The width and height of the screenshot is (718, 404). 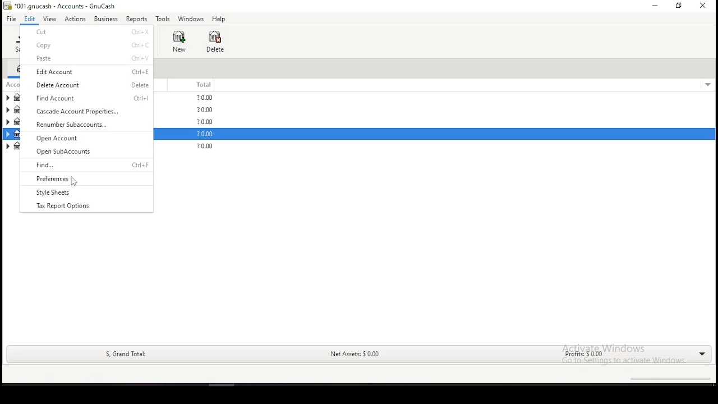 I want to click on delete, so click(x=215, y=42).